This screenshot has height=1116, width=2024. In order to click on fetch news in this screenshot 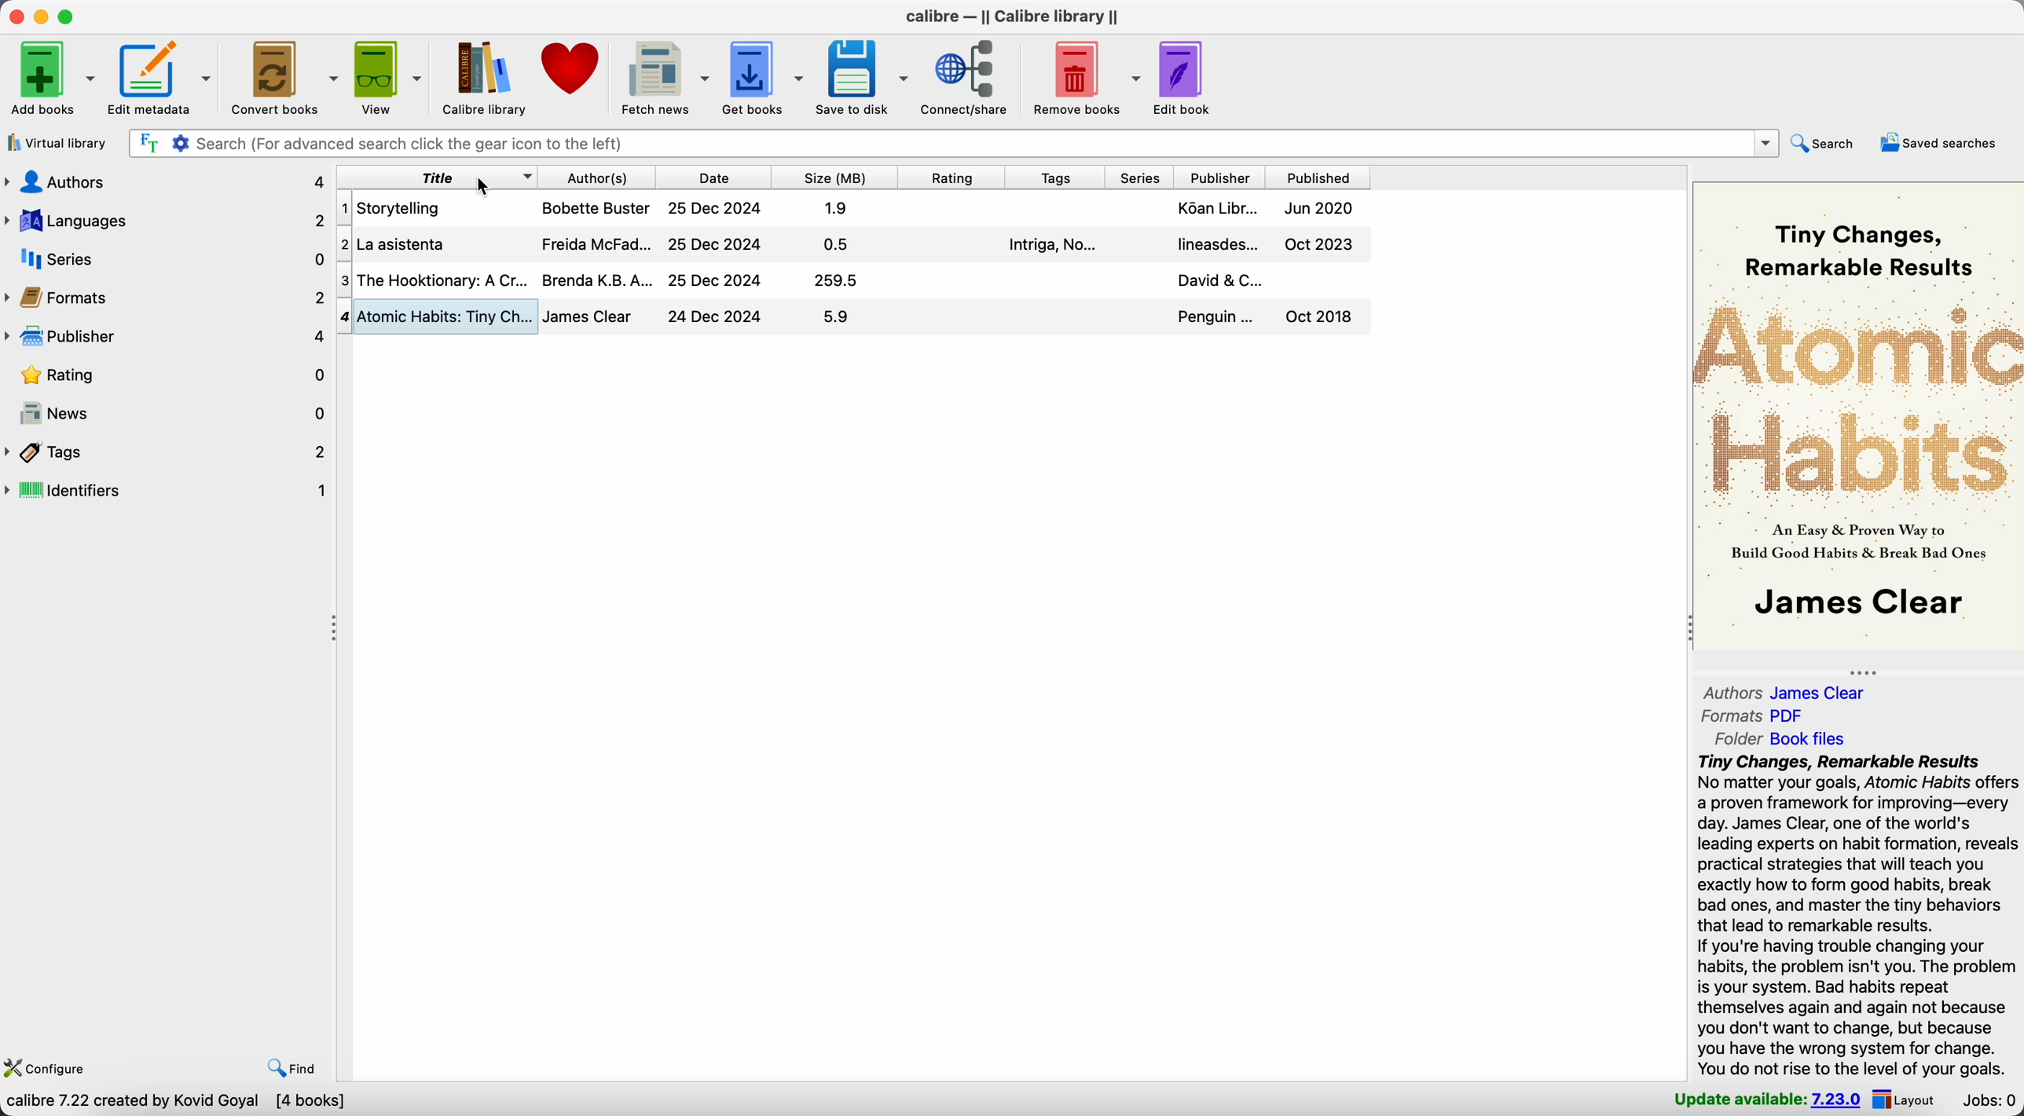, I will do `click(665, 77)`.